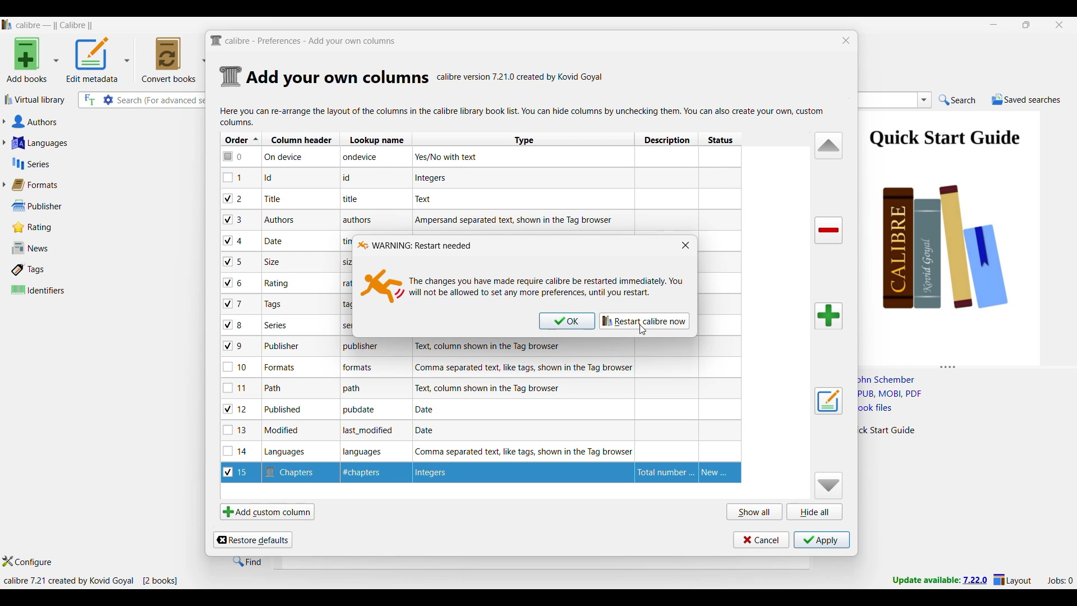 The width and height of the screenshot is (1077, 606). What do you see at coordinates (360, 220) in the screenshot?
I see `note` at bounding box center [360, 220].